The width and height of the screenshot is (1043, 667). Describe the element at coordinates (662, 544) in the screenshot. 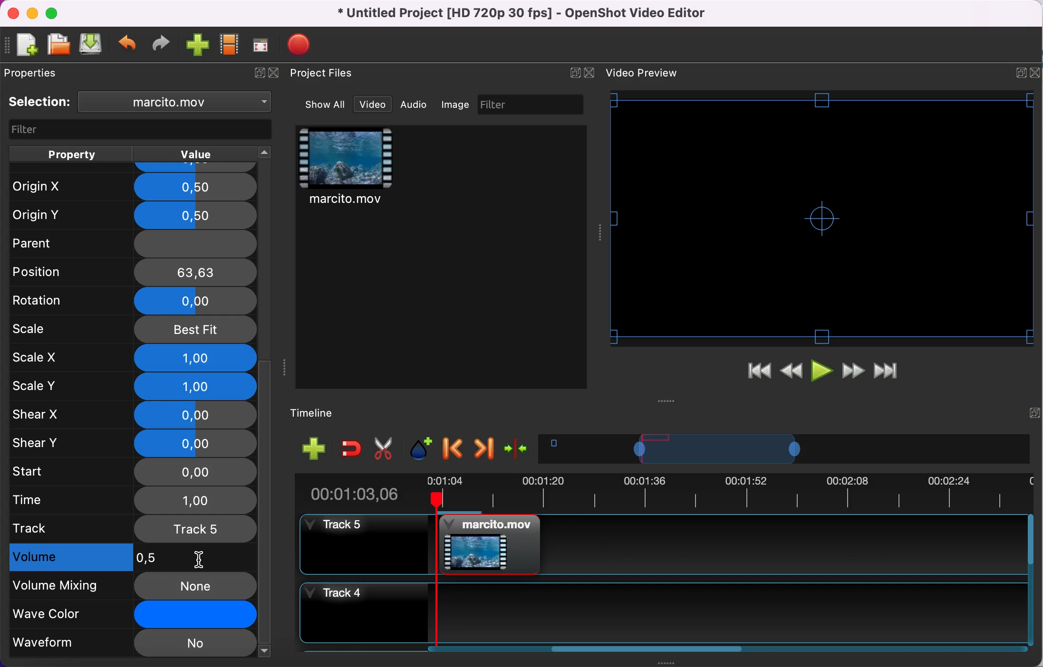

I see `track 5` at that location.